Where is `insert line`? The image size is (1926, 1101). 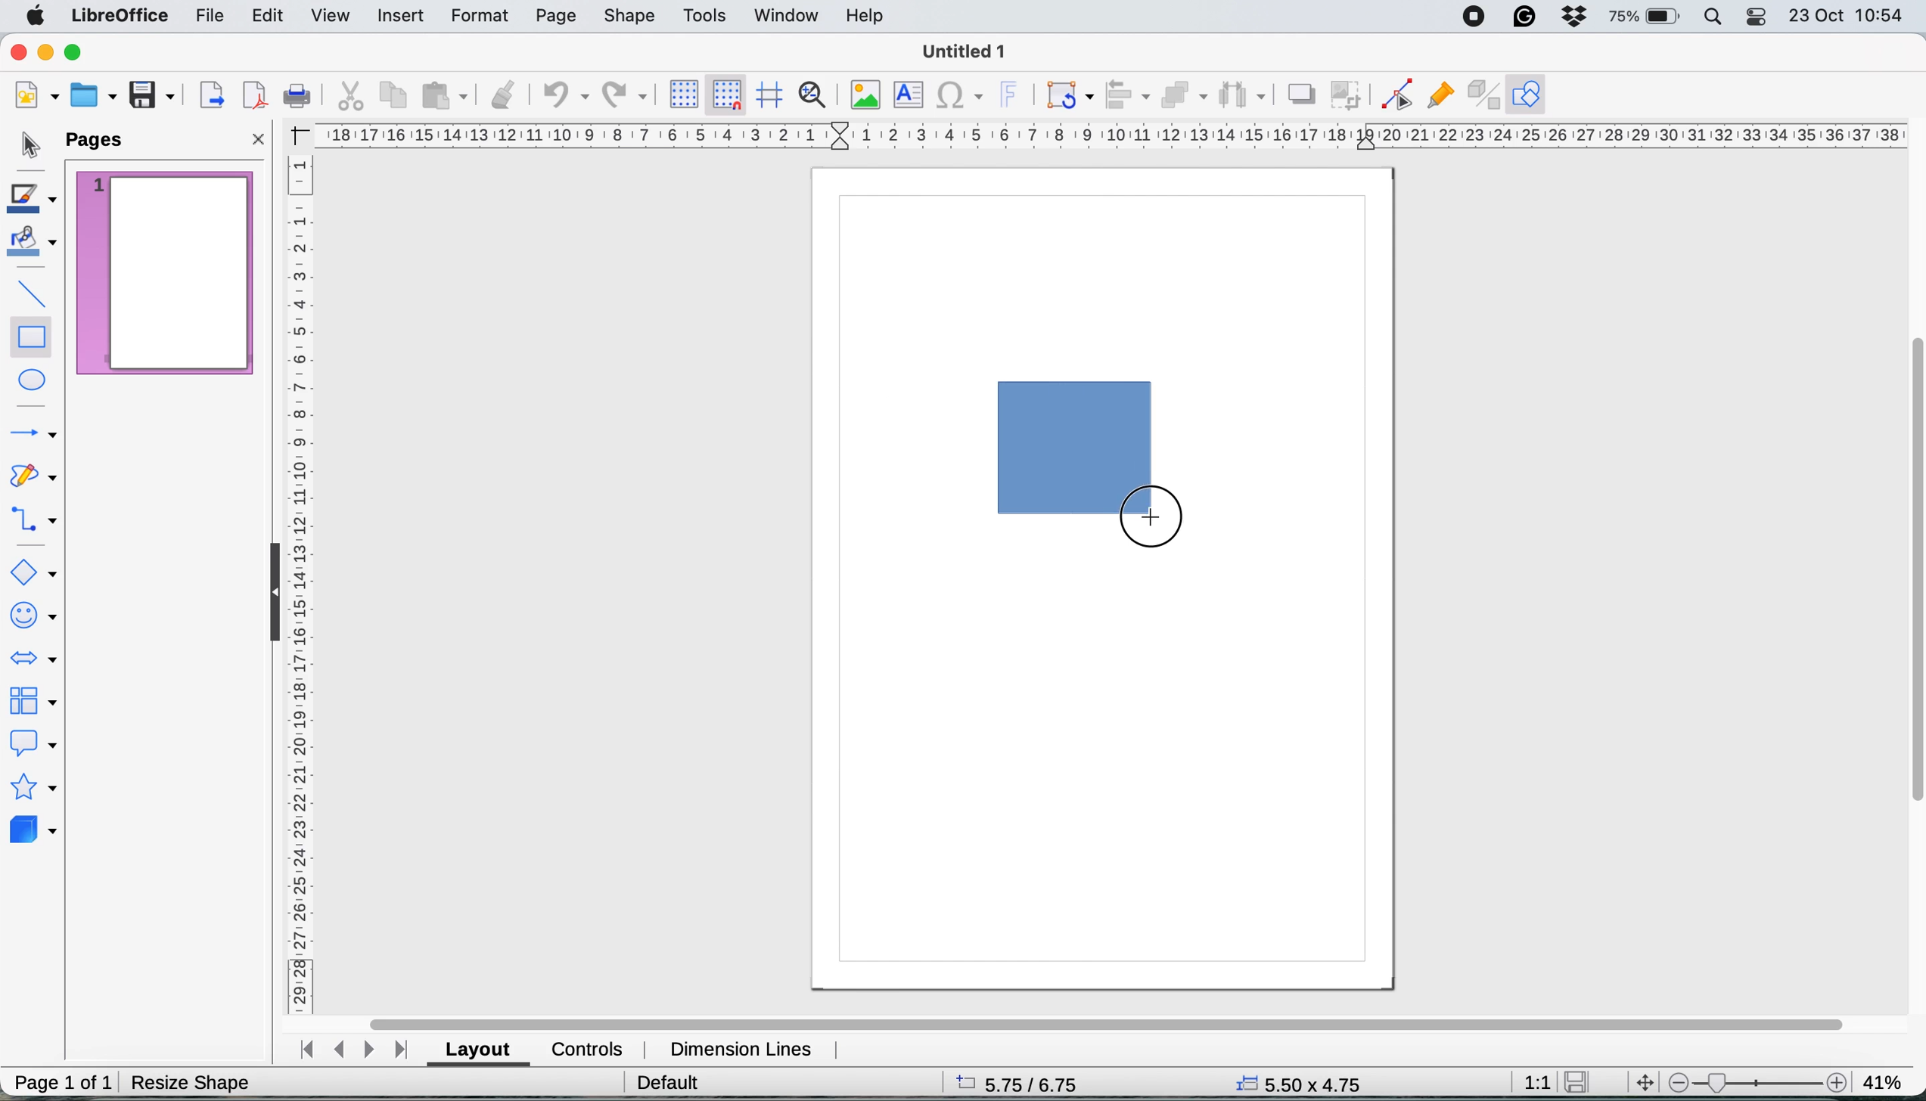 insert line is located at coordinates (28, 291).